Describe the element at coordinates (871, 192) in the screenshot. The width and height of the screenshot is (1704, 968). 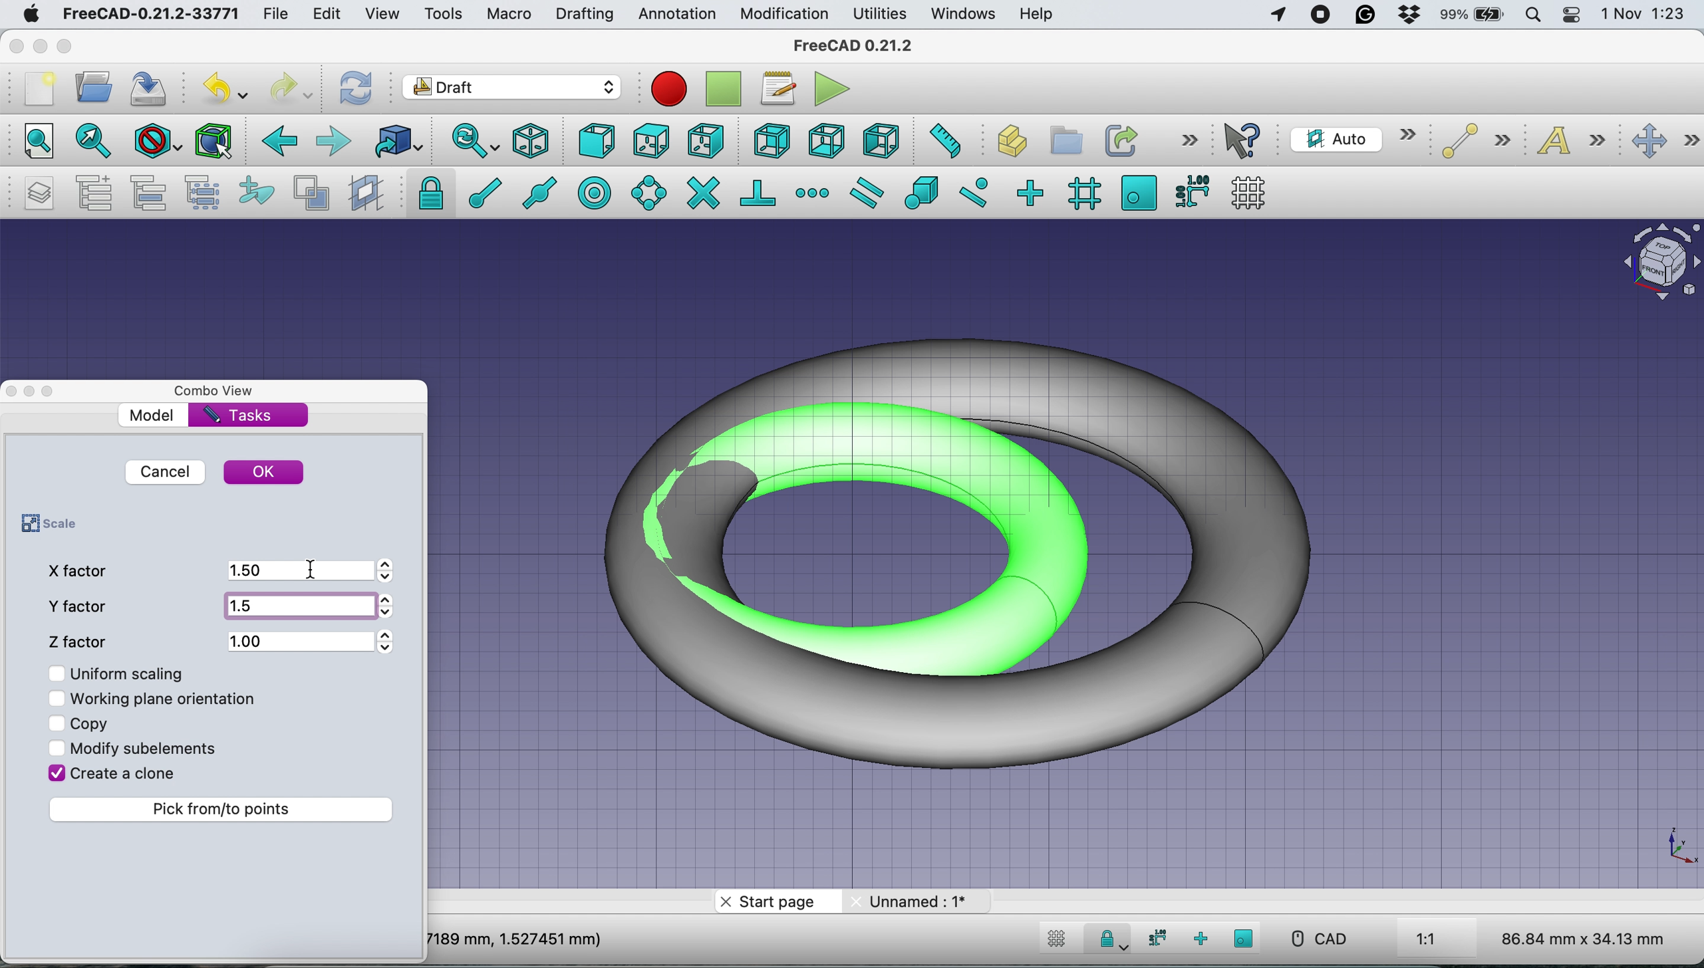
I see `snap parallel` at that location.